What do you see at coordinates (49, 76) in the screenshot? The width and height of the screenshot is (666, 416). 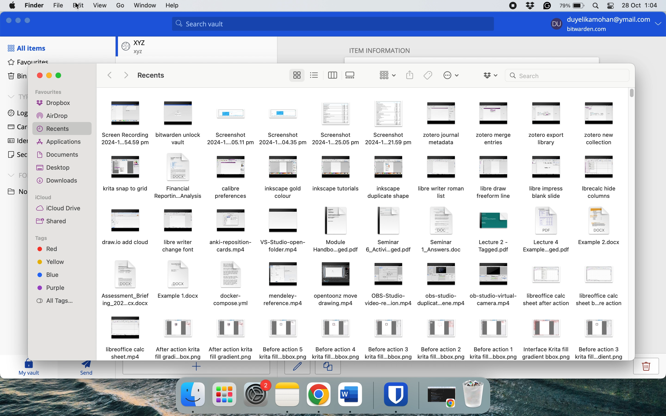 I see `minimise` at bounding box center [49, 76].